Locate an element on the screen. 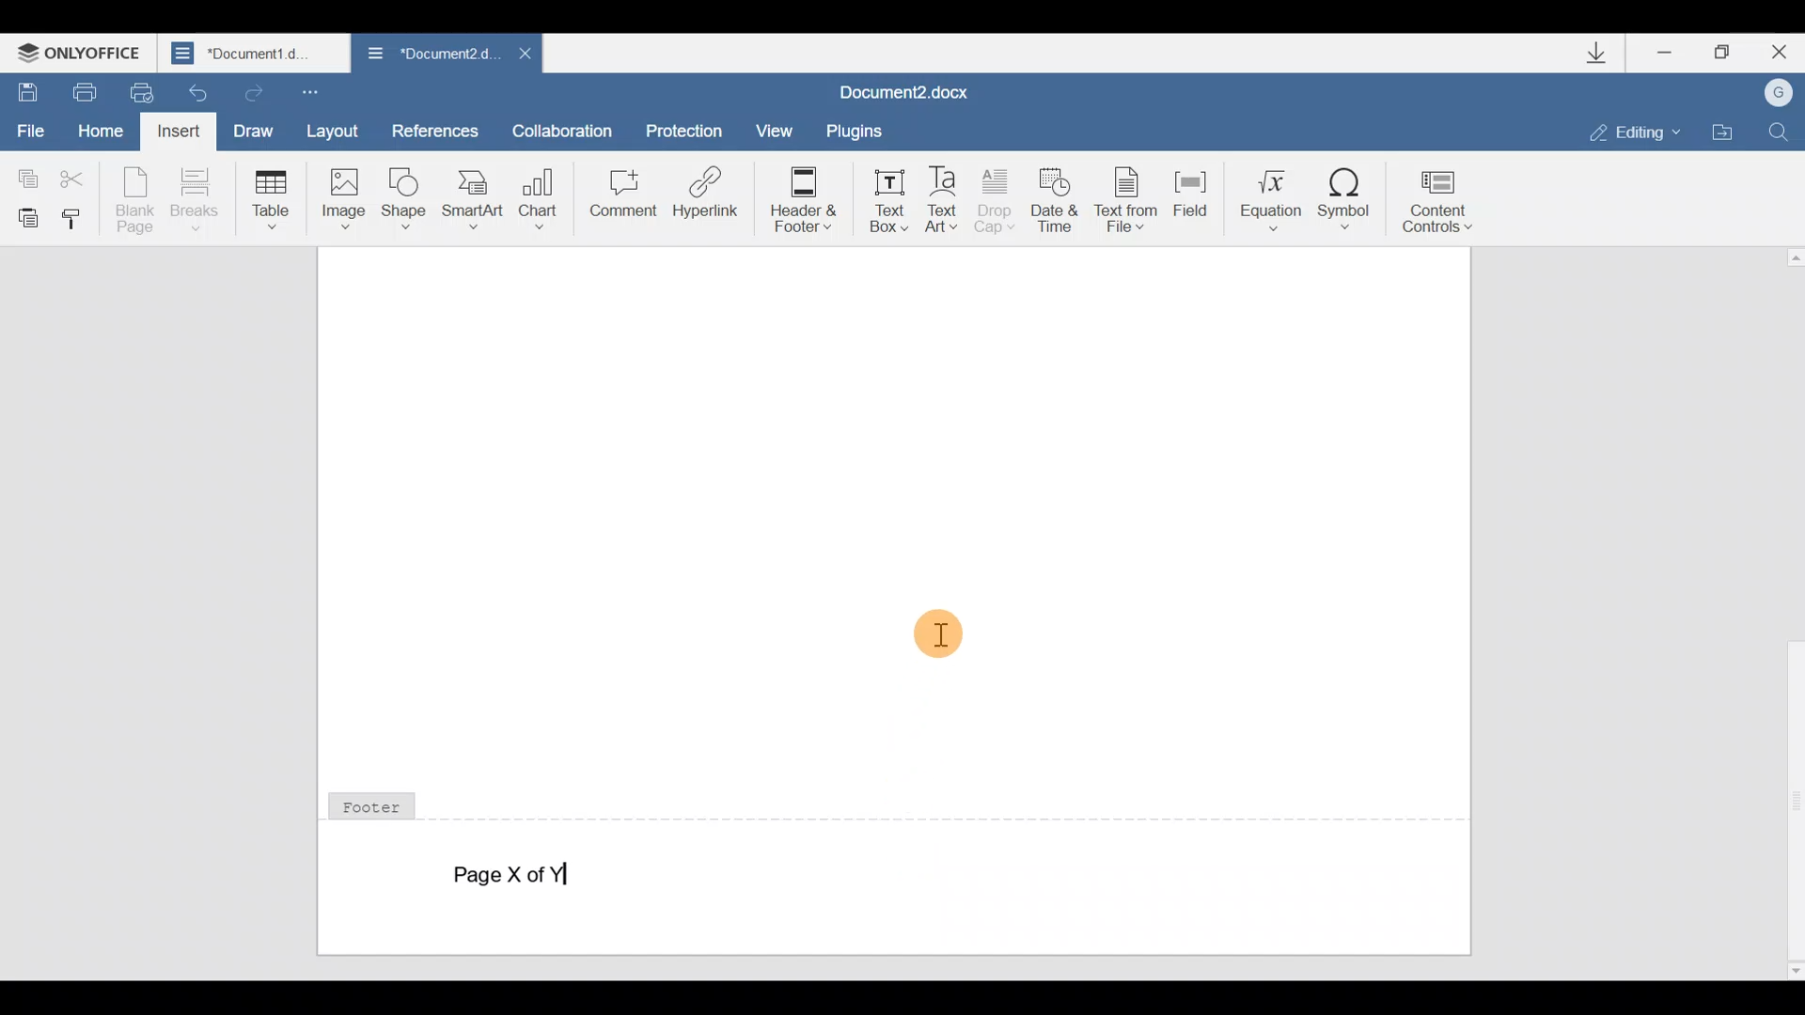 This screenshot has width=1805, height=1015. Insert is located at coordinates (180, 132).